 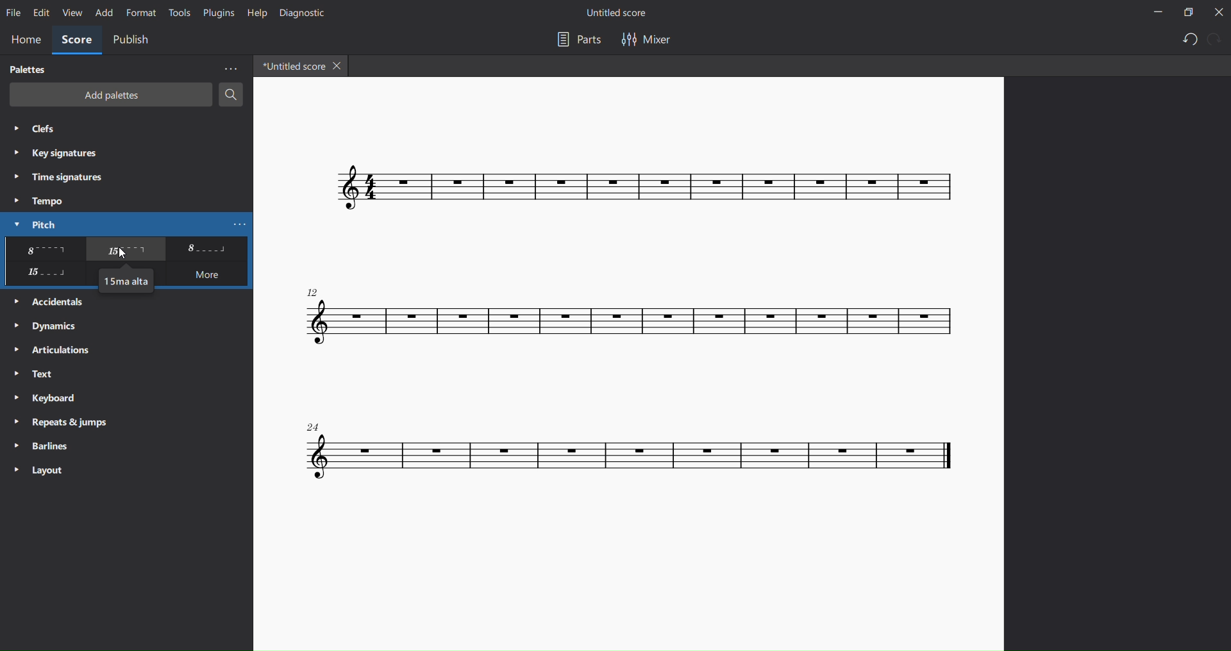 What do you see at coordinates (126, 280) in the screenshot?
I see `15ma alta` at bounding box center [126, 280].